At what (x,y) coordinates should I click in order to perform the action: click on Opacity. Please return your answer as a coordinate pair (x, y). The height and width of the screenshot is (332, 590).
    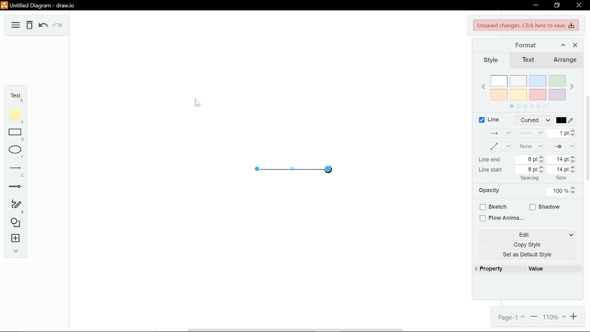
    Looking at the image, I should click on (493, 191).